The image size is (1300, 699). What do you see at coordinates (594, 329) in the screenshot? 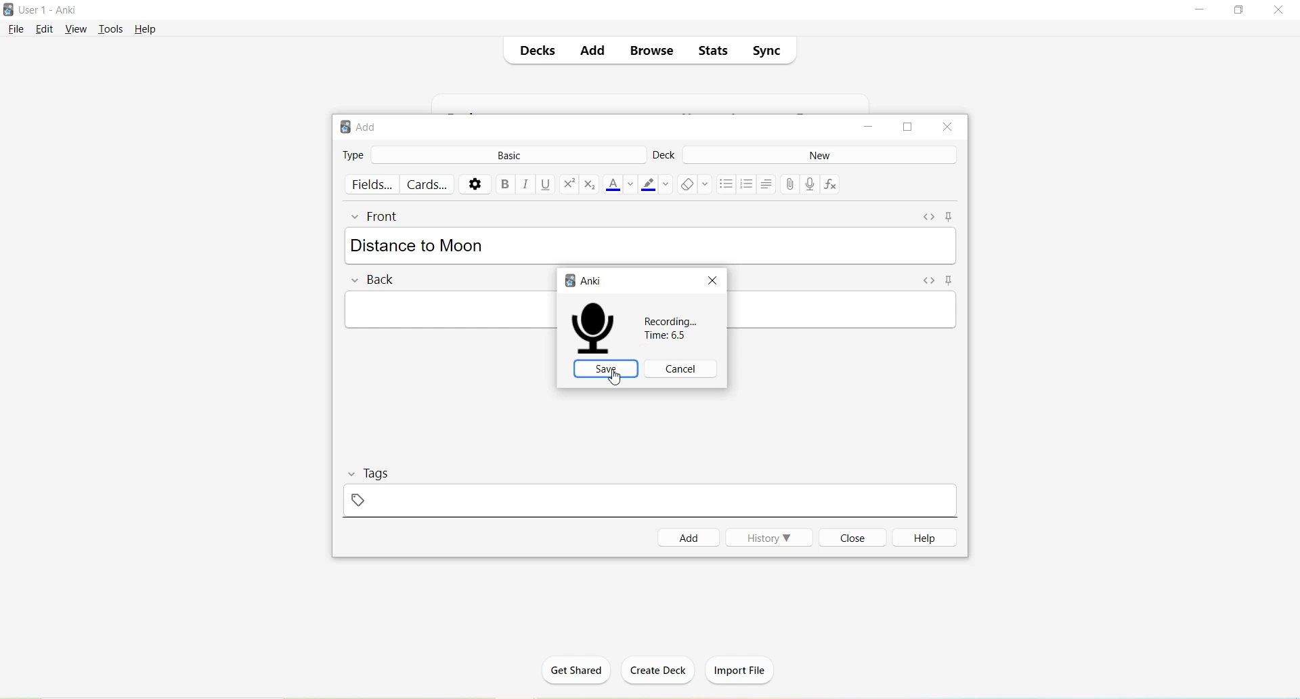
I see `Recording icon` at bounding box center [594, 329].